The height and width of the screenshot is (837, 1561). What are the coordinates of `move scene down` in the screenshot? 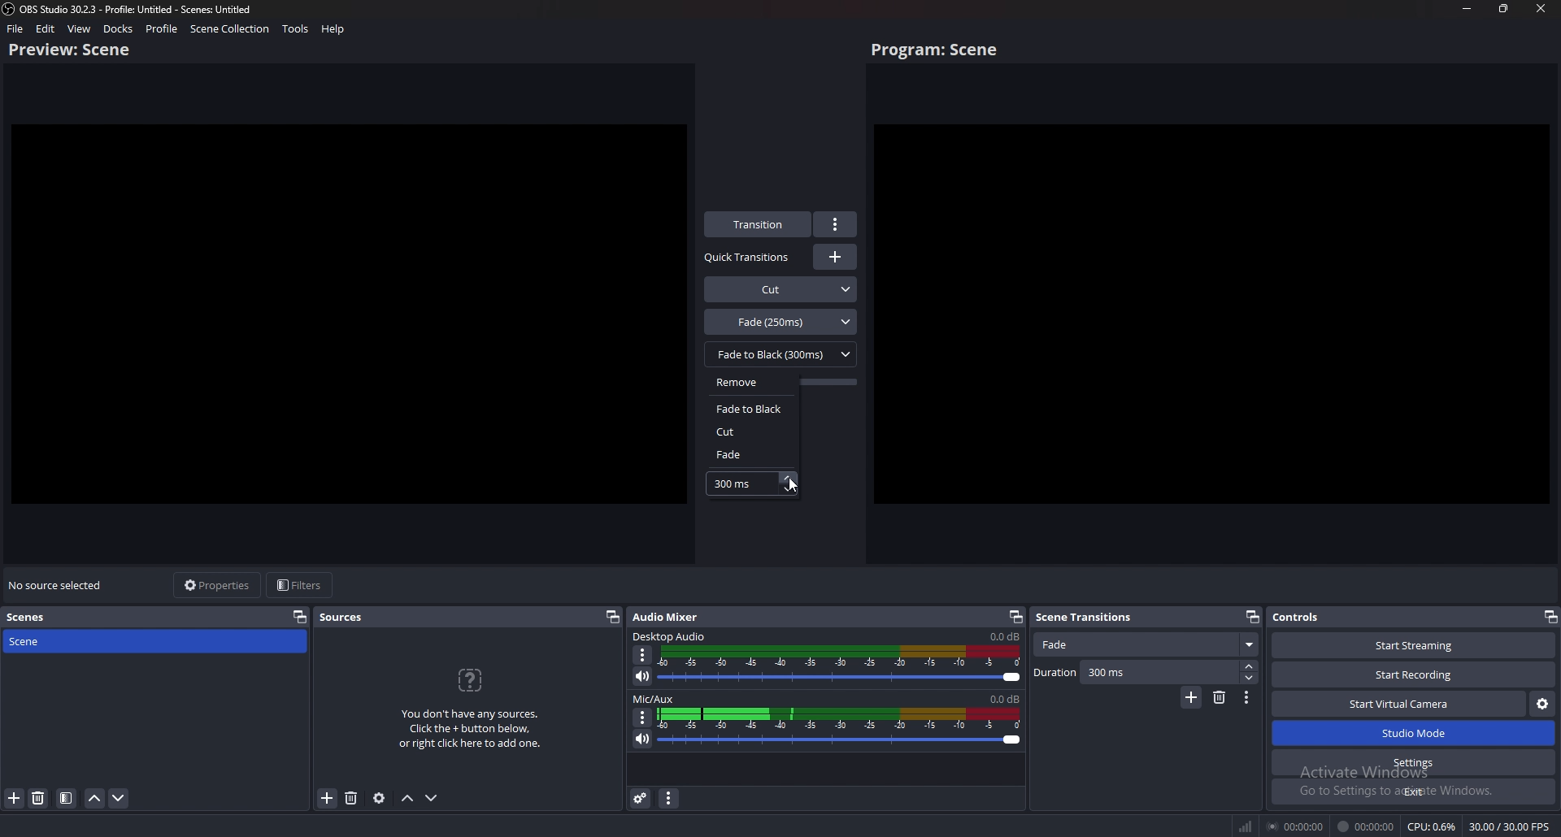 It's located at (120, 800).